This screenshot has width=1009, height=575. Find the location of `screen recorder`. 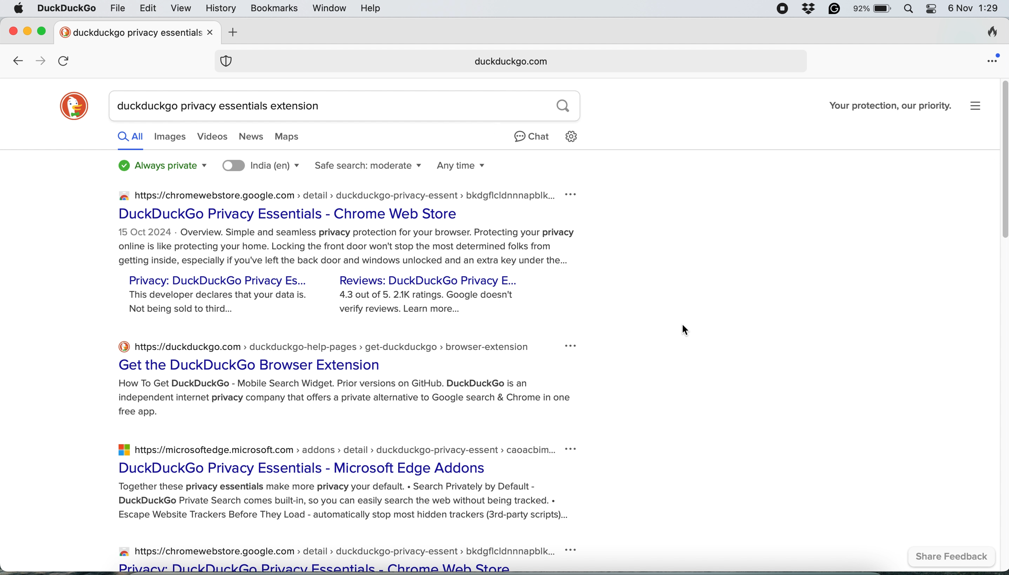

screen recorder is located at coordinates (781, 9).